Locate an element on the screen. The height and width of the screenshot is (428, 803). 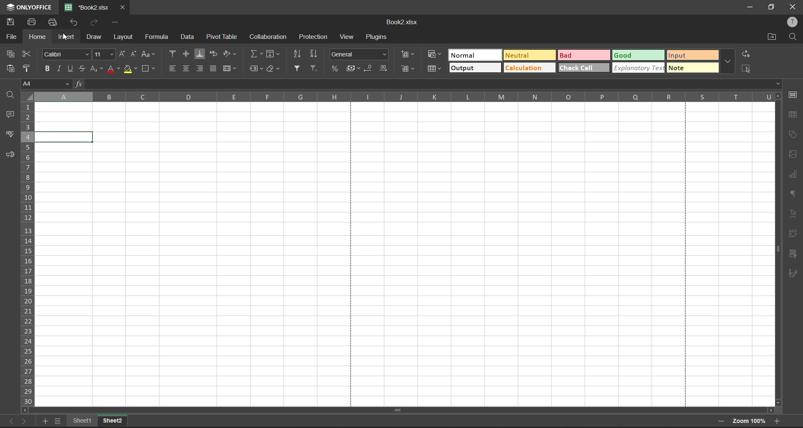
explanatory text is located at coordinates (639, 68).